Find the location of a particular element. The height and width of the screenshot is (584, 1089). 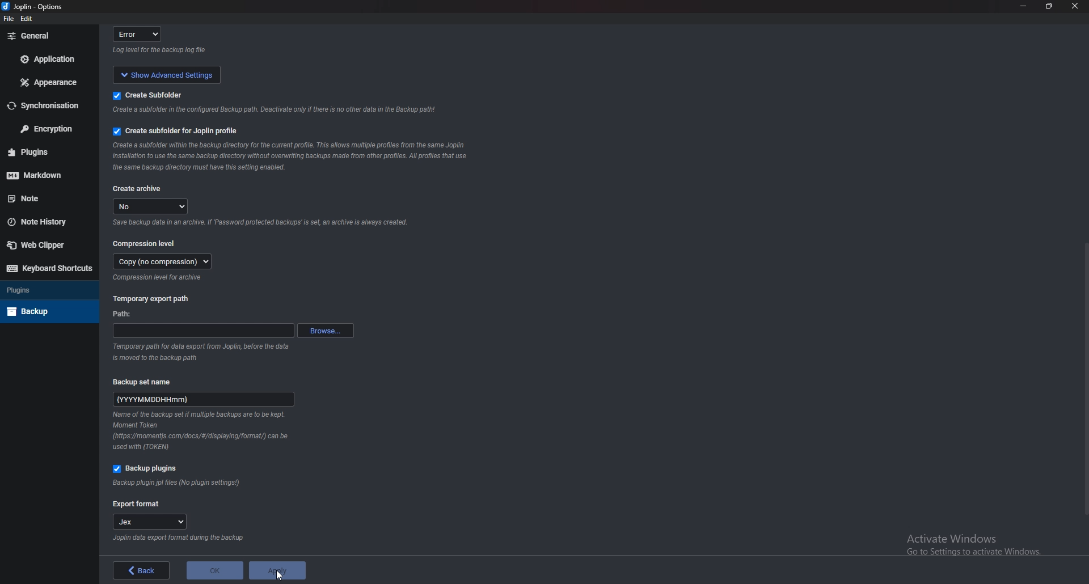

Resize is located at coordinates (1050, 6).